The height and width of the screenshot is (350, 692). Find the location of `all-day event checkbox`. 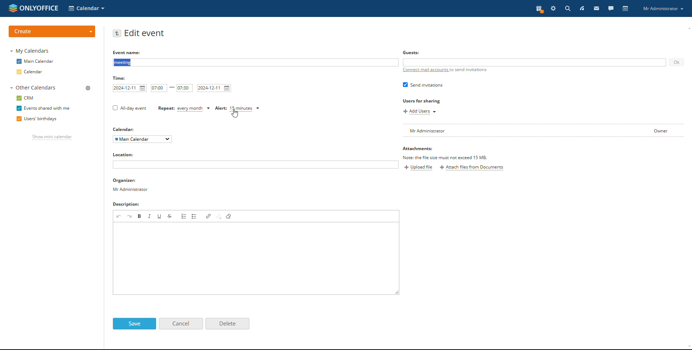

all-day event checkbox is located at coordinates (129, 108).